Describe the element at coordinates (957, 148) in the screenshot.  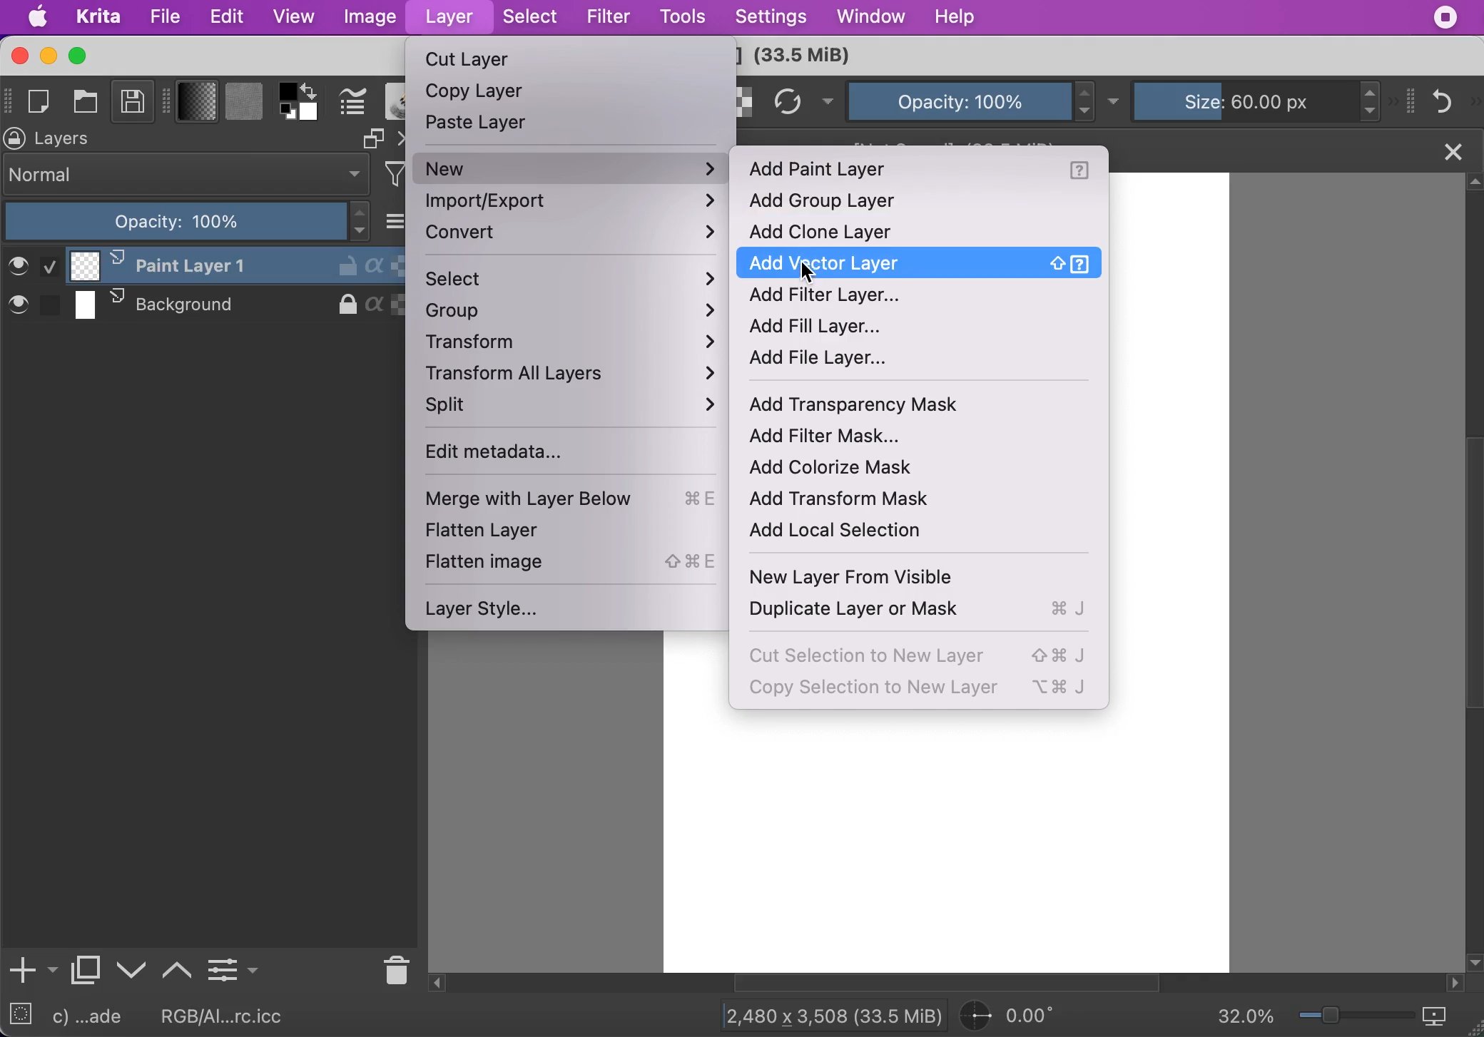
I see `[not saved] (33.5 MiB)` at that location.